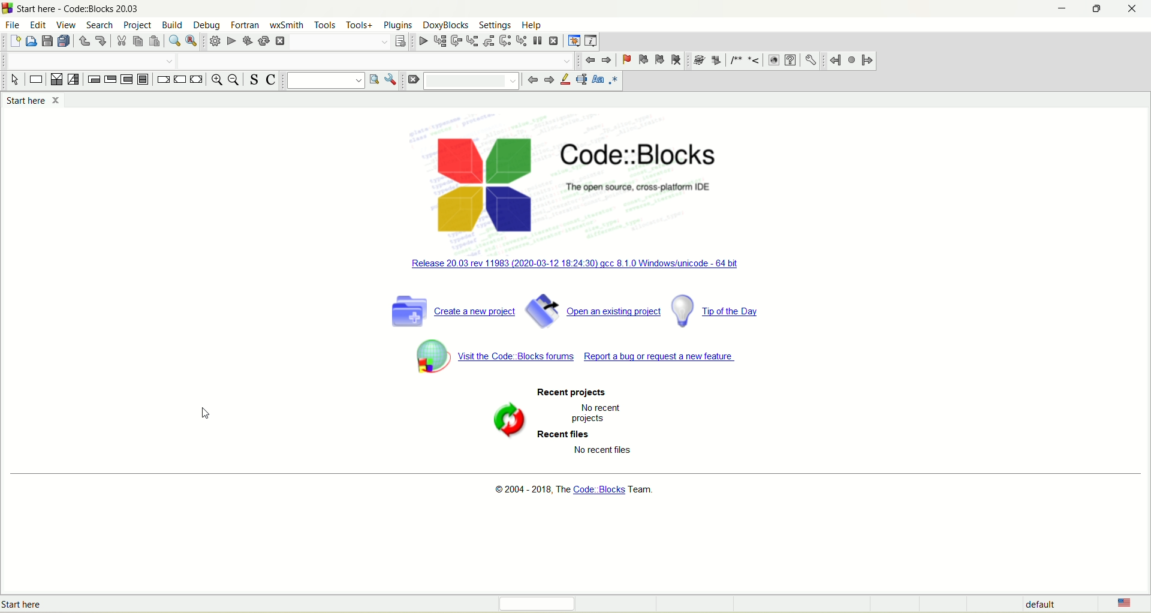 The image size is (1151, 613). What do you see at coordinates (591, 41) in the screenshot?
I see `various info` at bounding box center [591, 41].